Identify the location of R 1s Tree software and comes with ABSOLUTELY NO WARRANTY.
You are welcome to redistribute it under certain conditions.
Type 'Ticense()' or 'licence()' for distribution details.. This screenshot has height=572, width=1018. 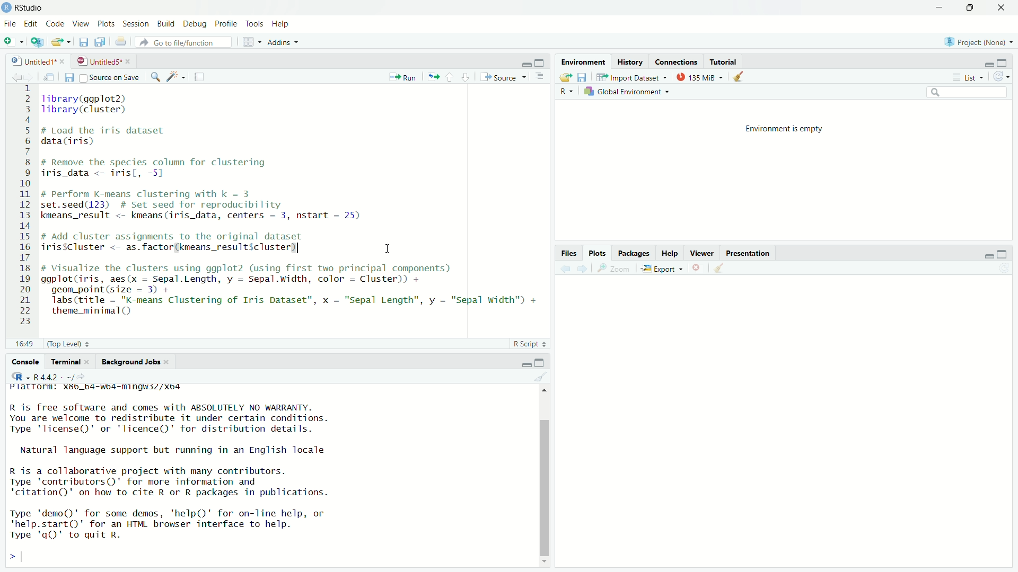
(230, 417).